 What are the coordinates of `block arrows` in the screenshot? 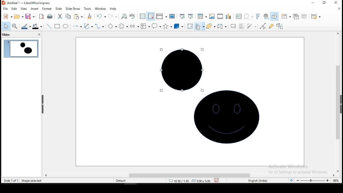 It's located at (134, 26).